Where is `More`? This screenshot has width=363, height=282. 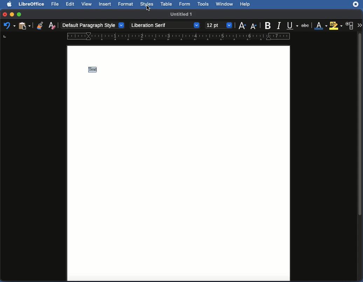 More is located at coordinates (359, 26).